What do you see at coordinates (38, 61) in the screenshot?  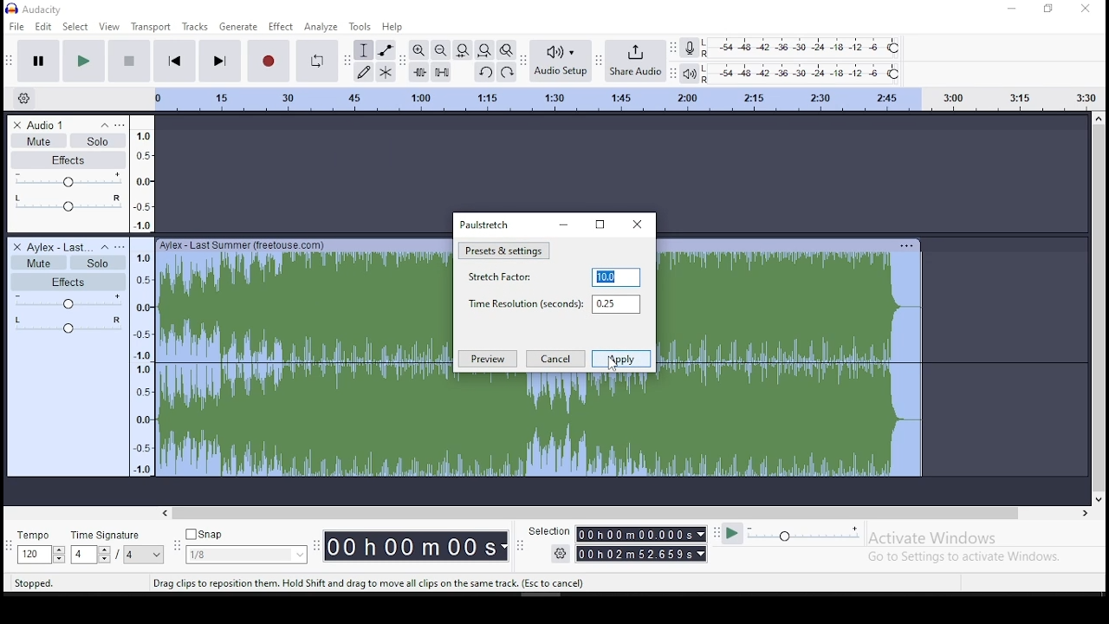 I see `pause` at bounding box center [38, 61].